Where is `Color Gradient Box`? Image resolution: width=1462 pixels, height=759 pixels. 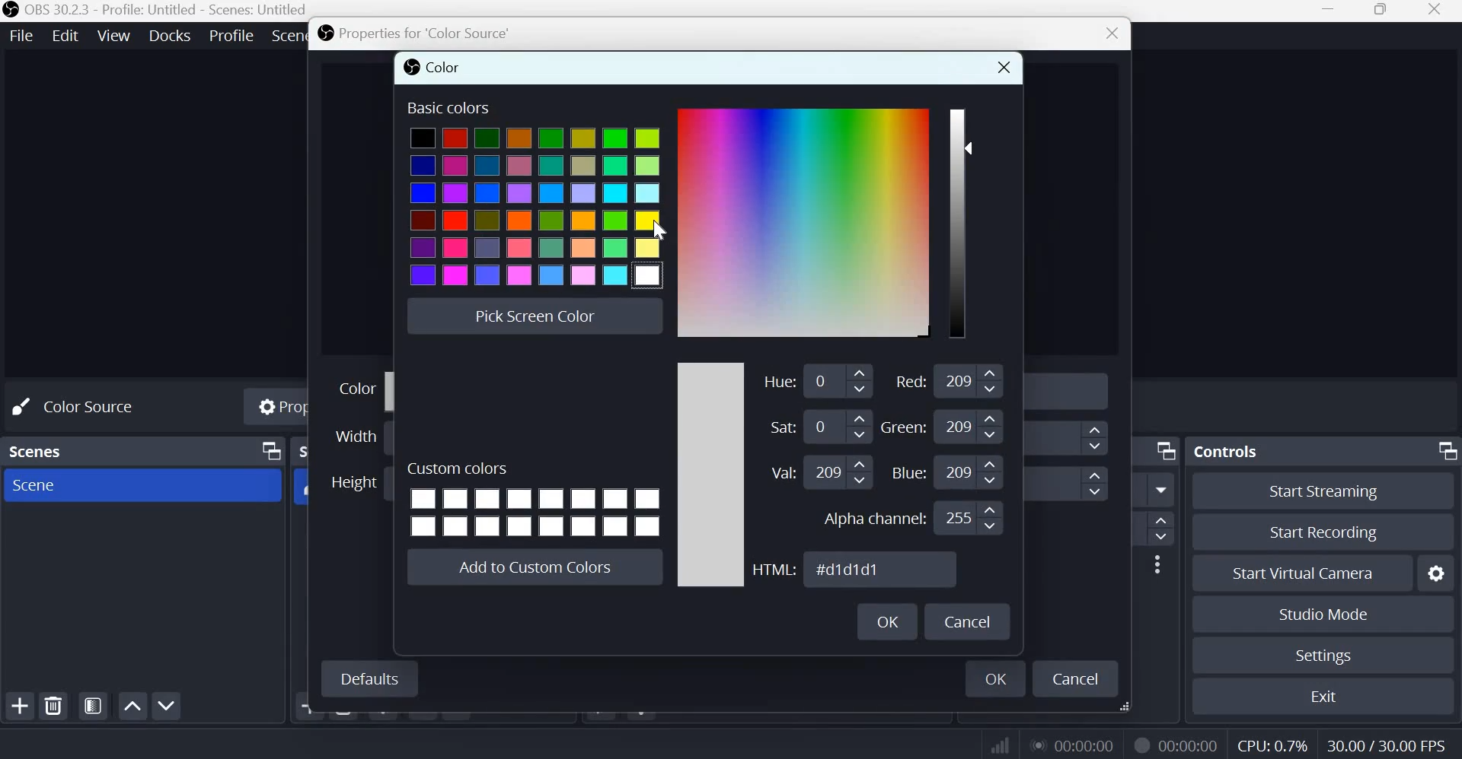 Color Gradient Box is located at coordinates (805, 223).